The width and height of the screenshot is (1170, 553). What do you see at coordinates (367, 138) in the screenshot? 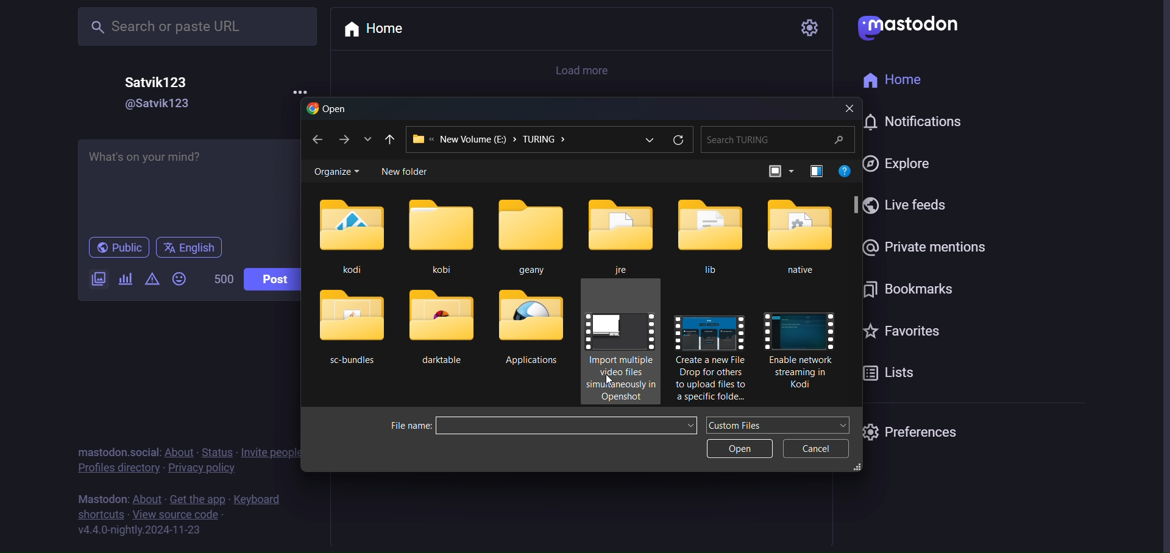
I see `list` at bounding box center [367, 138].